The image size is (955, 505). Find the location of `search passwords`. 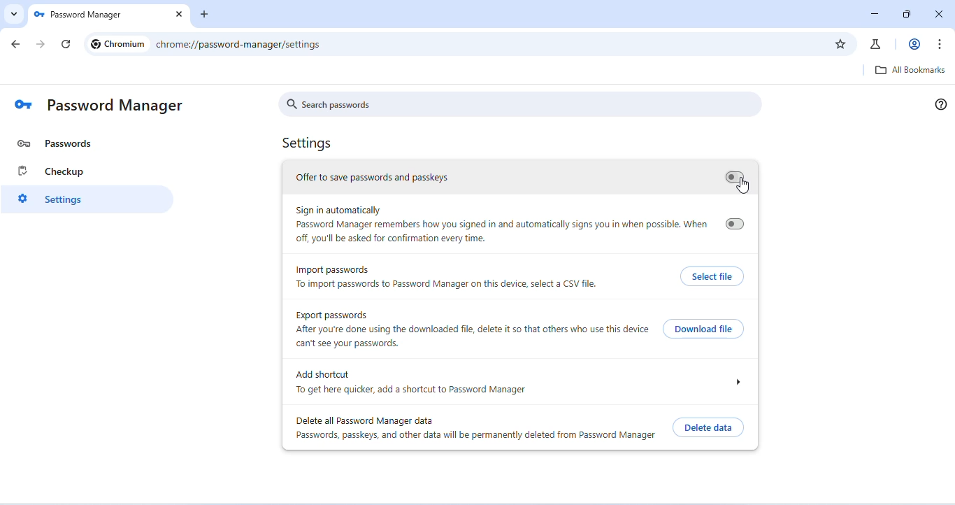

search passwords is located at coordinates (520, 105).